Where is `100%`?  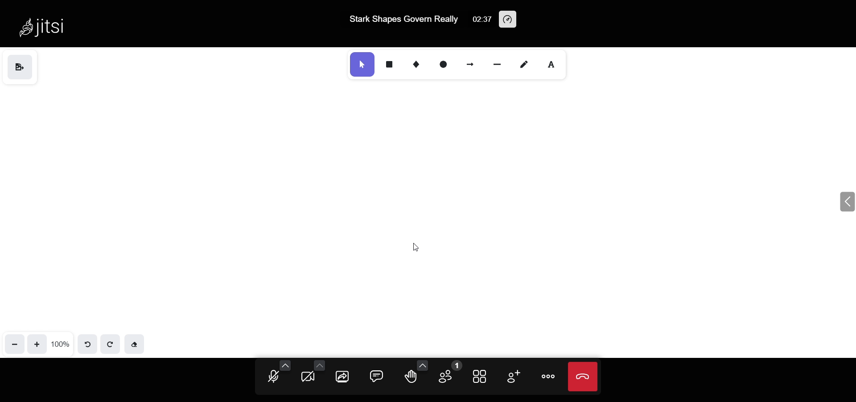
100% is located at coordinates (62, 343).